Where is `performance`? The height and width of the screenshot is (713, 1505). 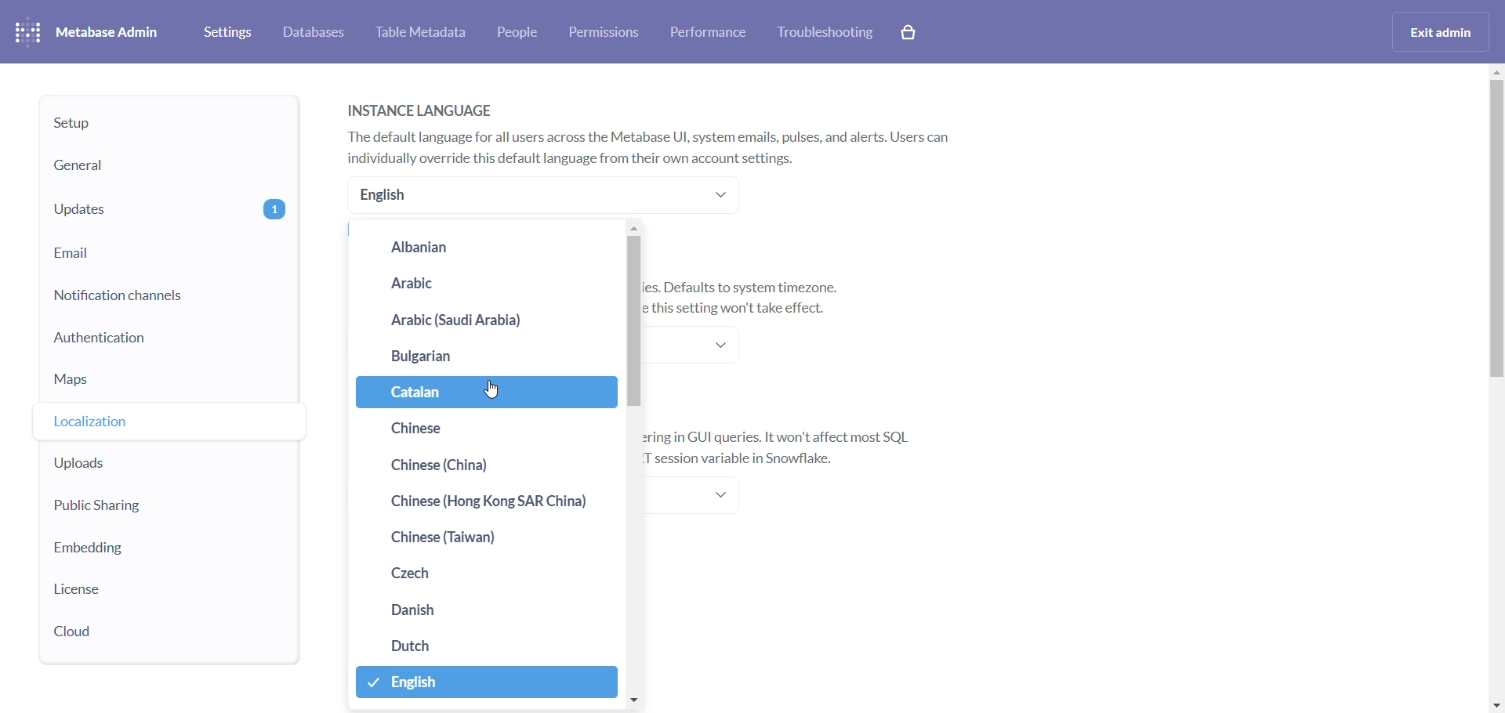
performance is located at coordinates (711, 33).